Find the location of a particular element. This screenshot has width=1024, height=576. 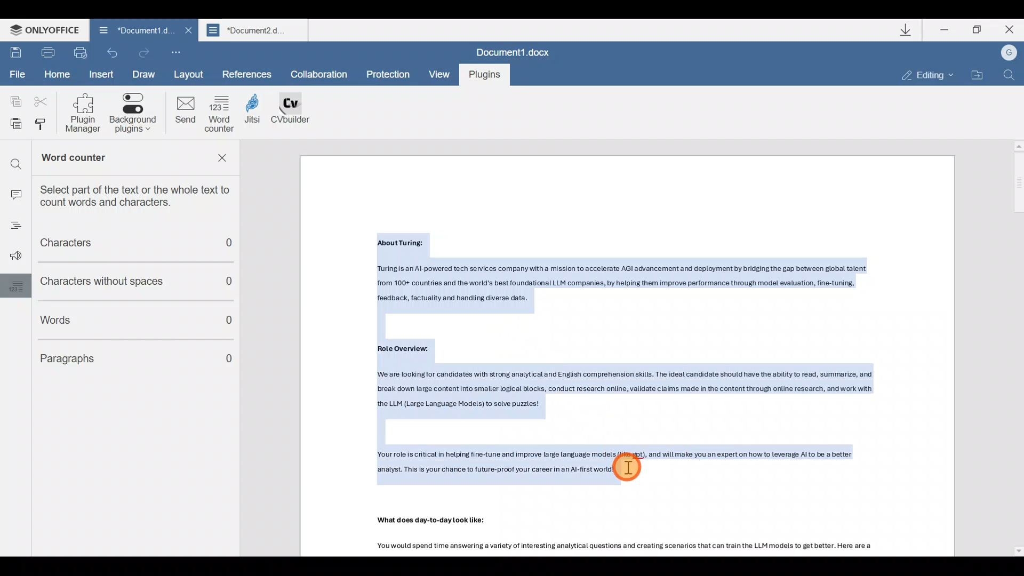

Print file is located at coordinates (48, 53).